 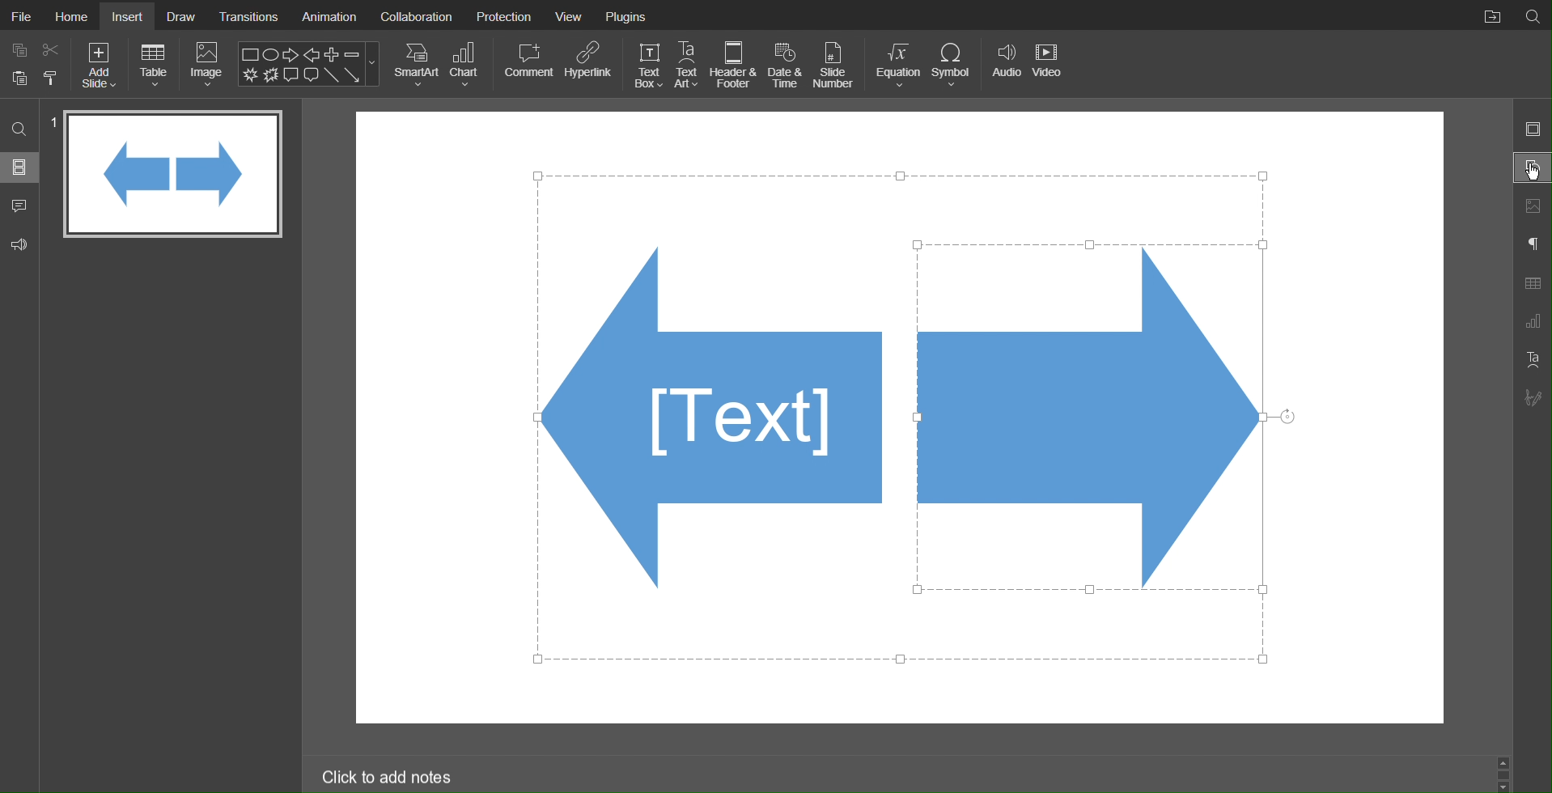 What do you see at coordinates (1533, 15) in the screenshot?
I see `Search` at bounding box center [1533, 15].